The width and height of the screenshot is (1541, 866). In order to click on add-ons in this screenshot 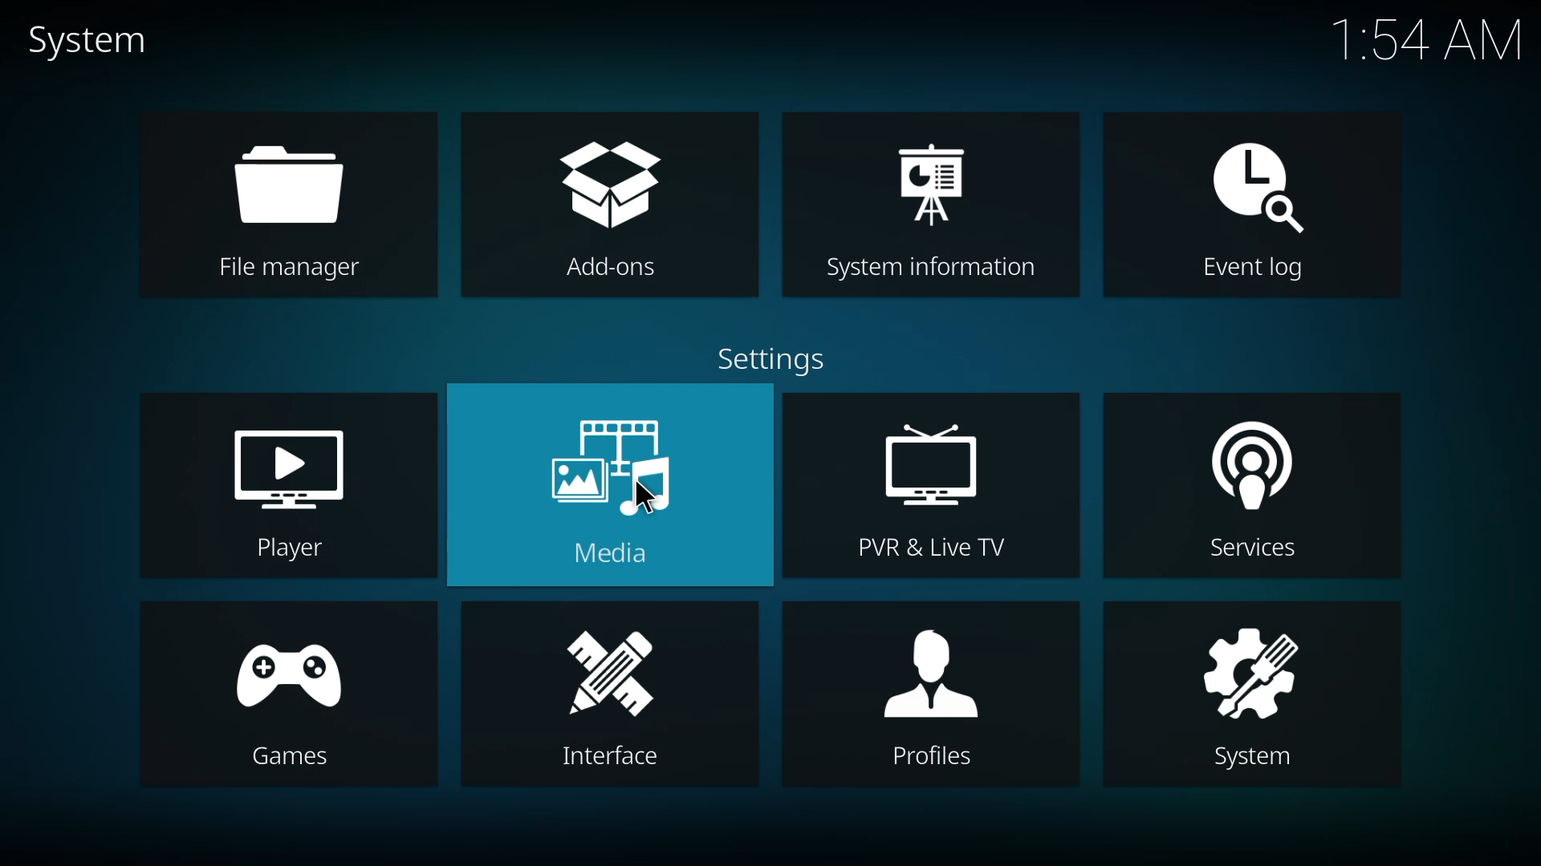, I will do `click(600, 212)`.